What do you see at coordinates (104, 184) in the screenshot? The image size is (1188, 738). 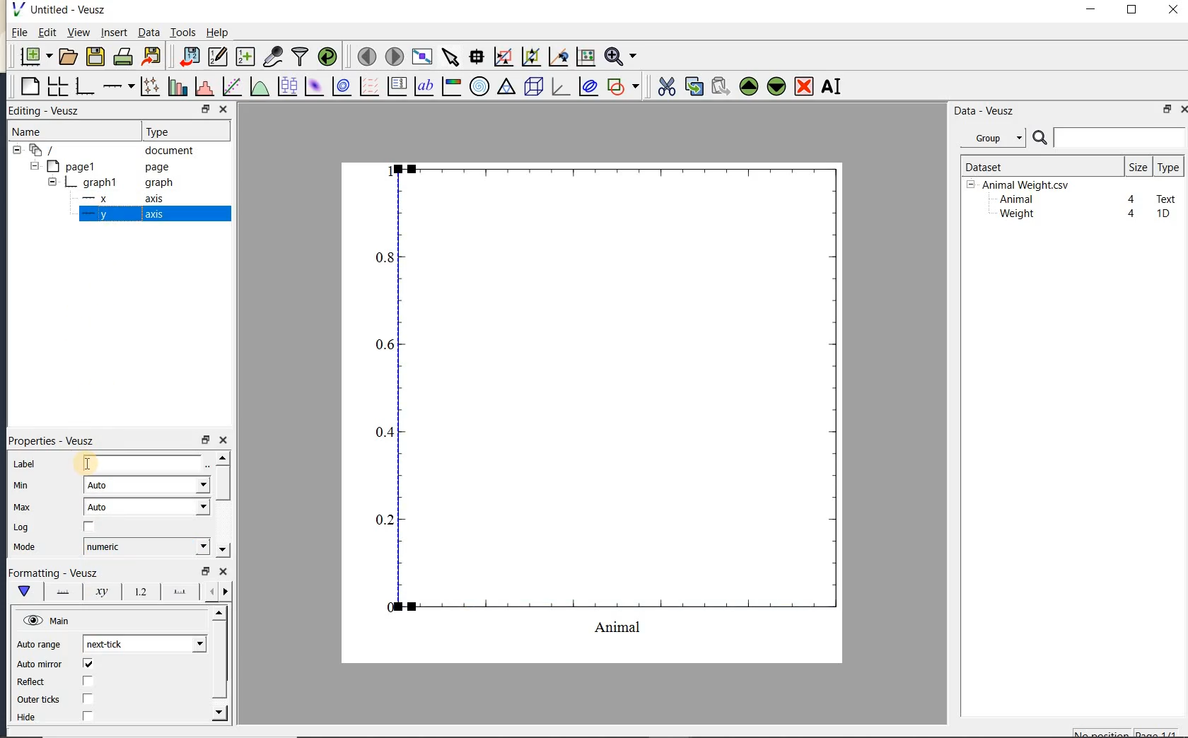 I see `graph1` at bounding box center [104, 184].